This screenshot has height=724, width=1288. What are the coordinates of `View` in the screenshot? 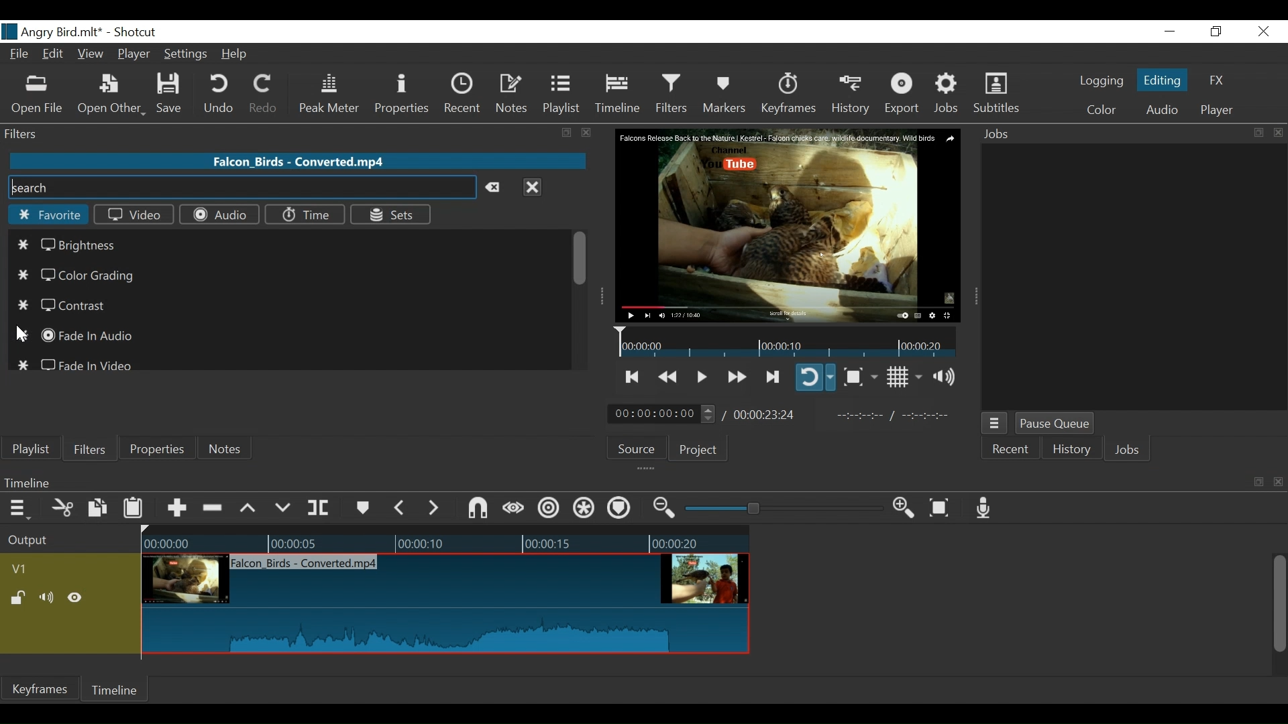 It's located at (91, 55).